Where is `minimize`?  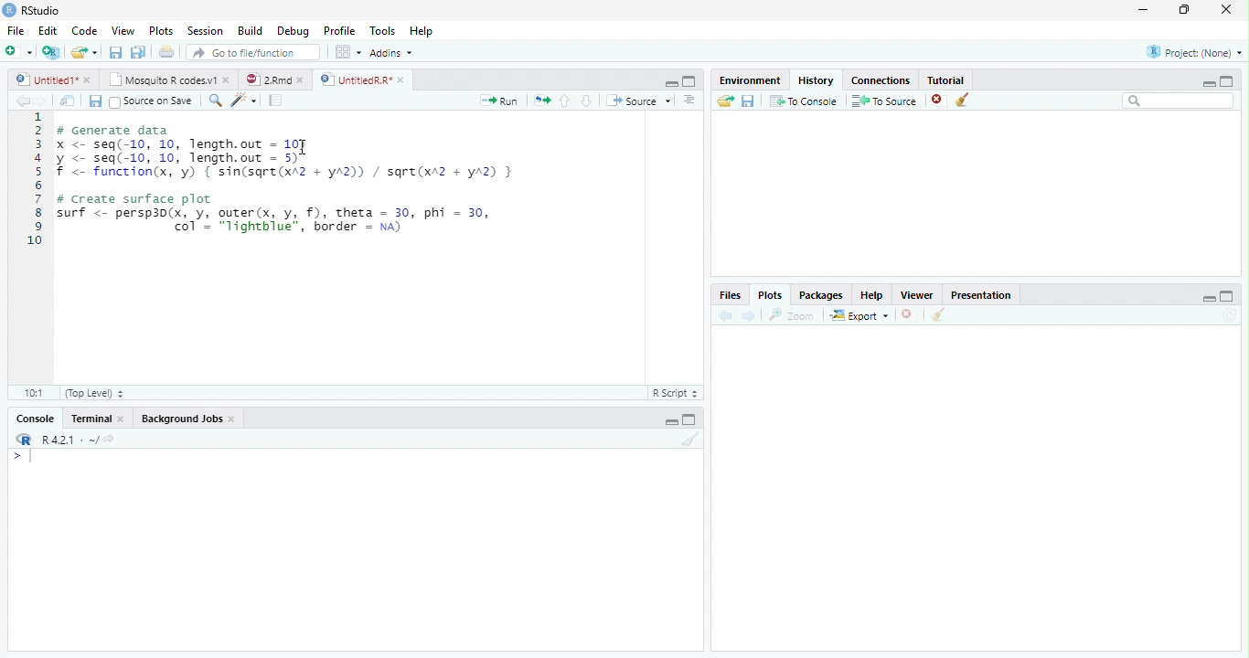 minimize is located at coordinates (1143, 9).